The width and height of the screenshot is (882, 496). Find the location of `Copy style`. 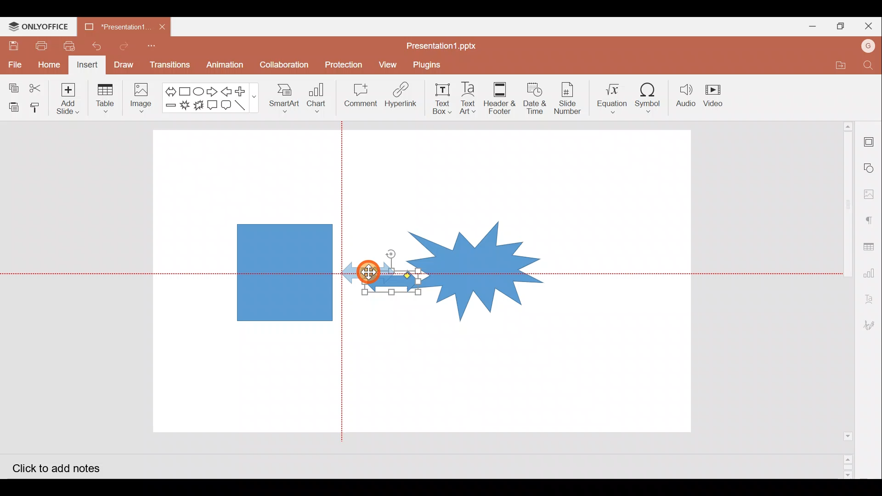

Copy style is located at coordinates (38, 107).